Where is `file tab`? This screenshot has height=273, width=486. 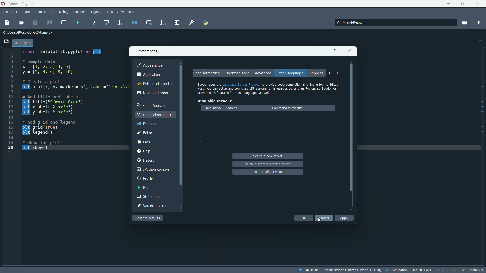 file tab is located at coordinates (23, 43).